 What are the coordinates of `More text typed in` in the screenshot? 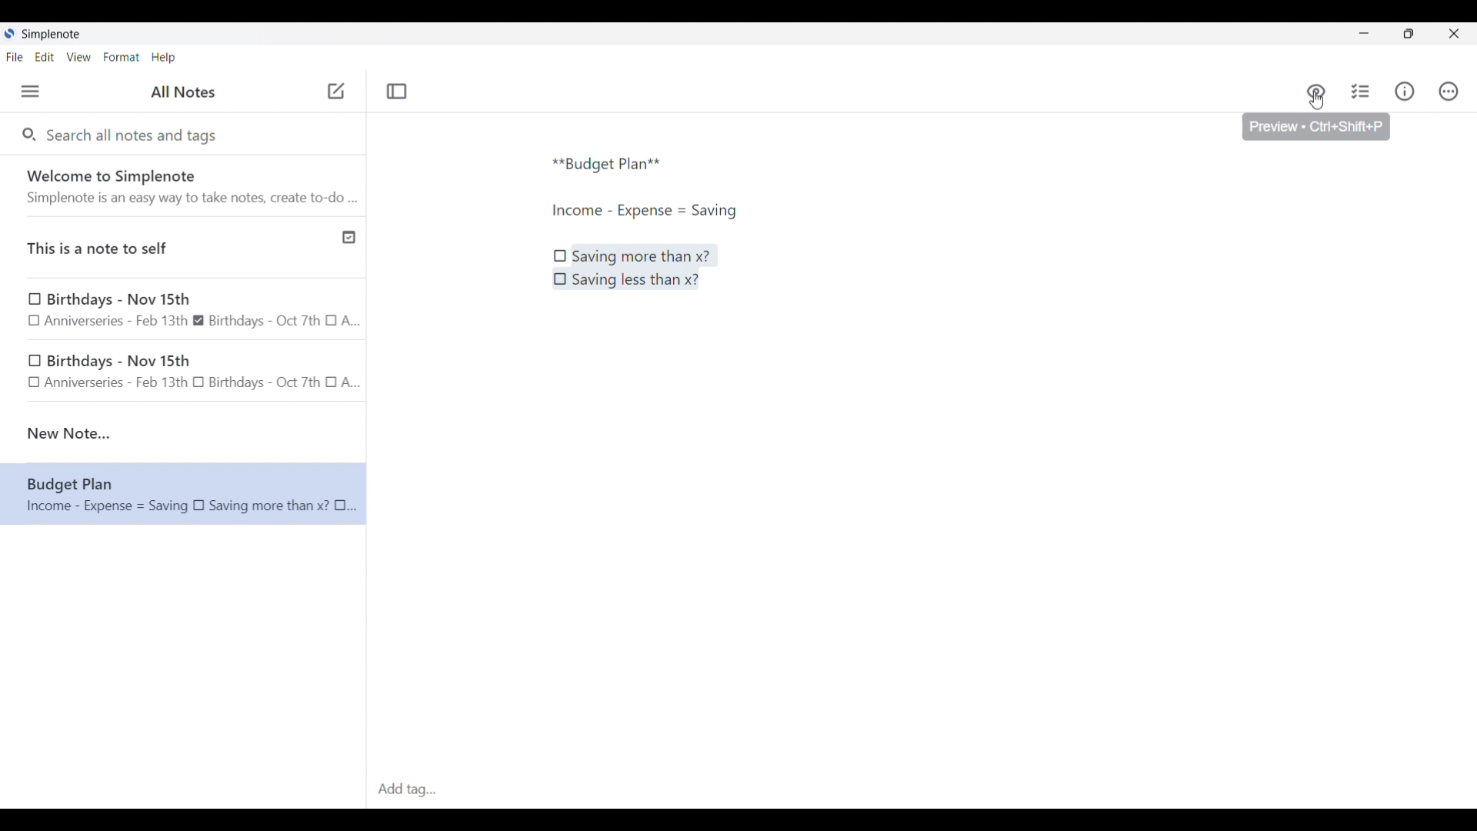 It's located at (643, 211).